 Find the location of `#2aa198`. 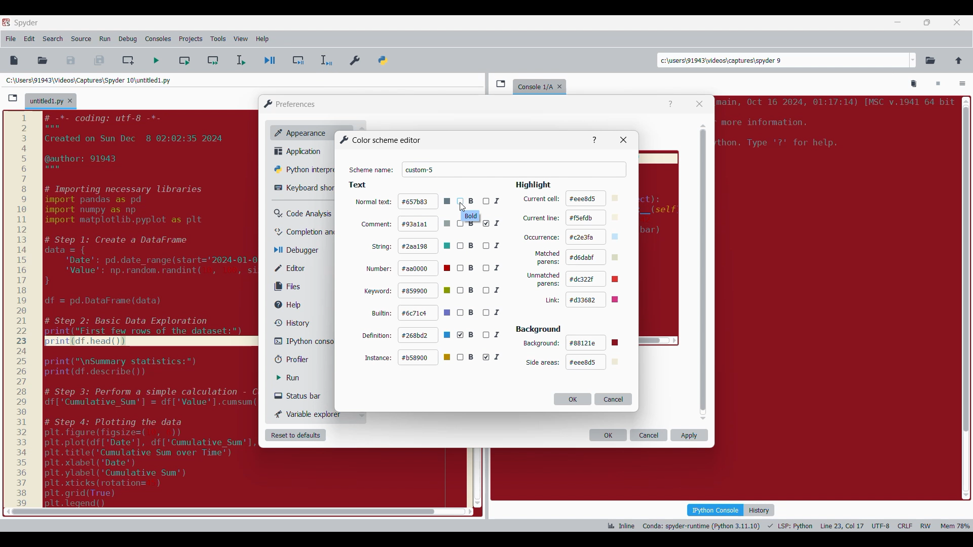

#2aa198 is located at coordinates (425, 246).